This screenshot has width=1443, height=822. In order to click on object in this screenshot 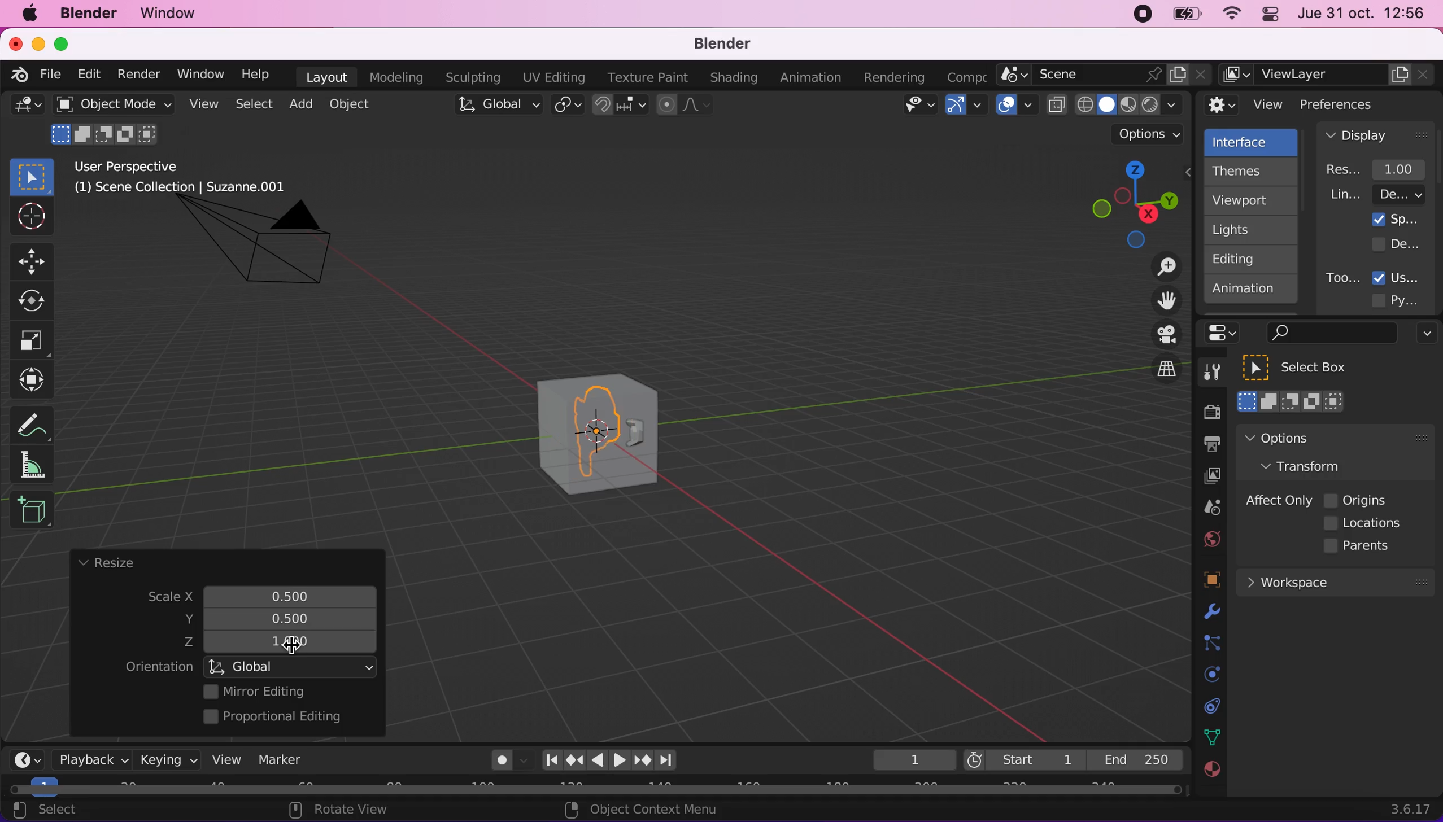, I will do `click(352, 104)`.